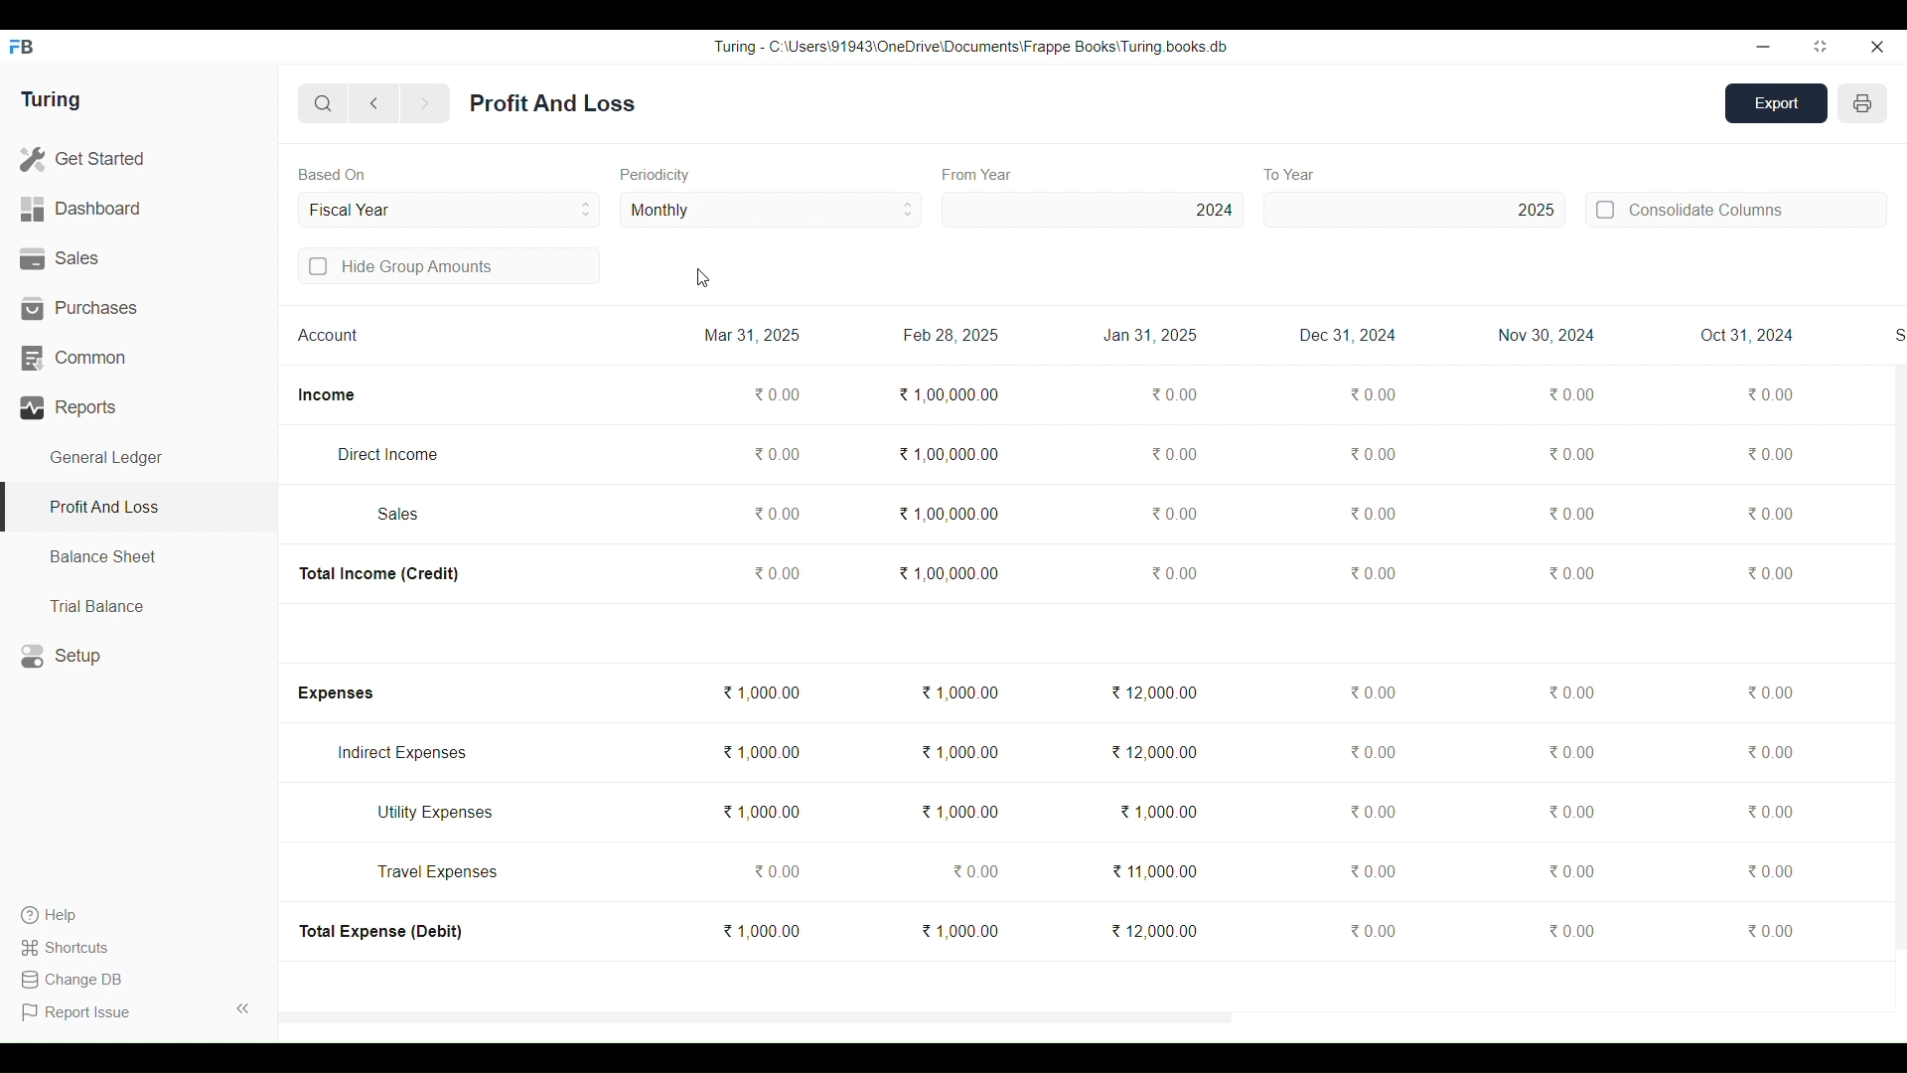 This screenshot has height=1073, width=1907. I want to click on 0.00, so click(1372, 574).